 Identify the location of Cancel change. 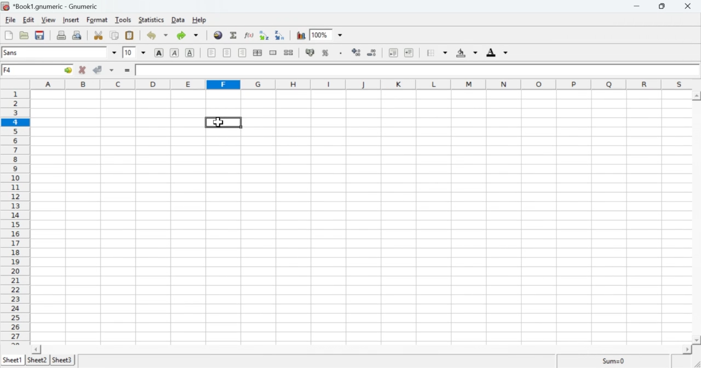
(83, 70).